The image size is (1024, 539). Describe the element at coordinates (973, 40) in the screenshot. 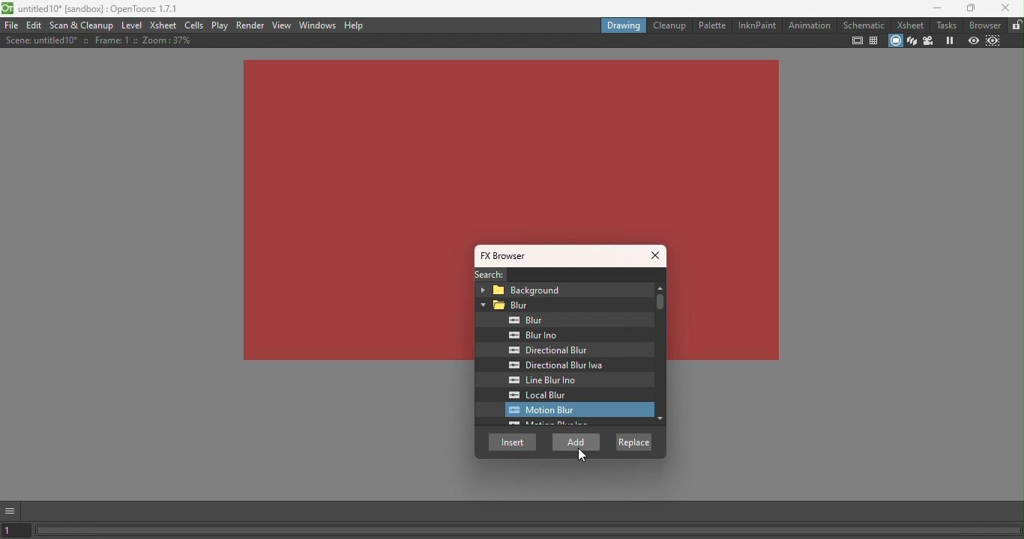

I see `Preview` at that location.